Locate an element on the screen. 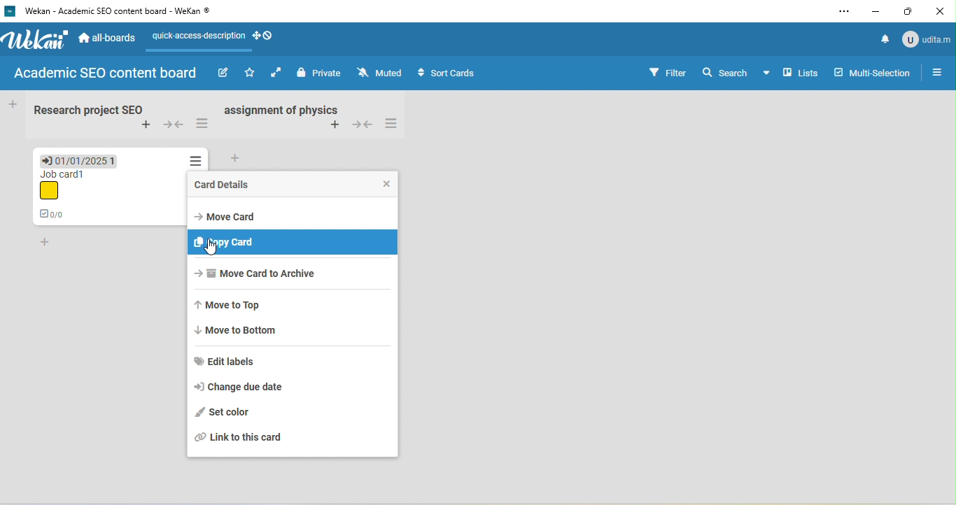 This screenshot has height=505, width=956. collapse is located at coordinates (363, 123).